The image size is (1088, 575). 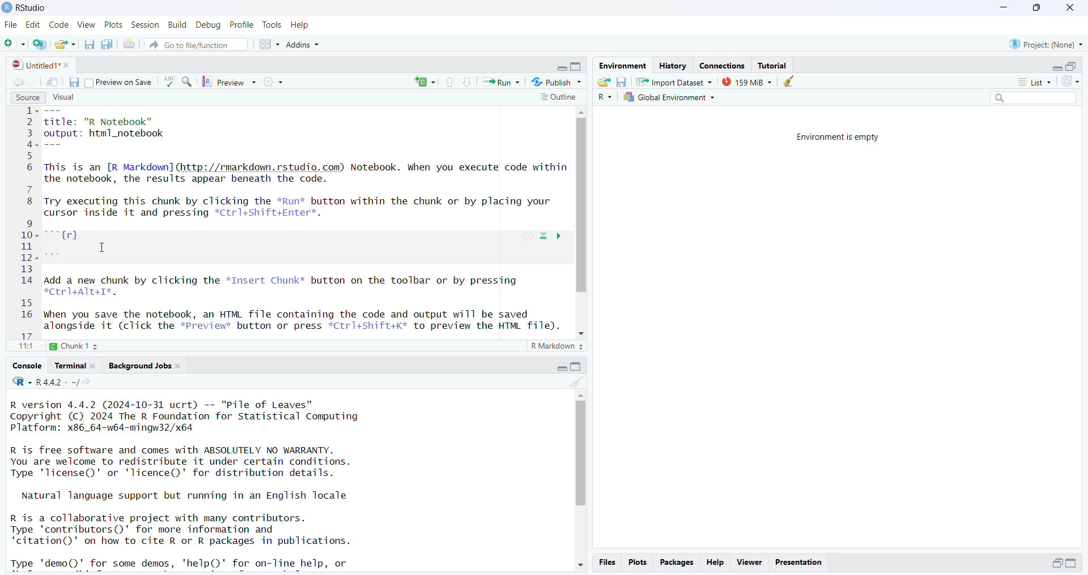 What do you see at coordinates (52, 81) in the screenshot?
I see `show in new window` at bounding box center [52, 81].